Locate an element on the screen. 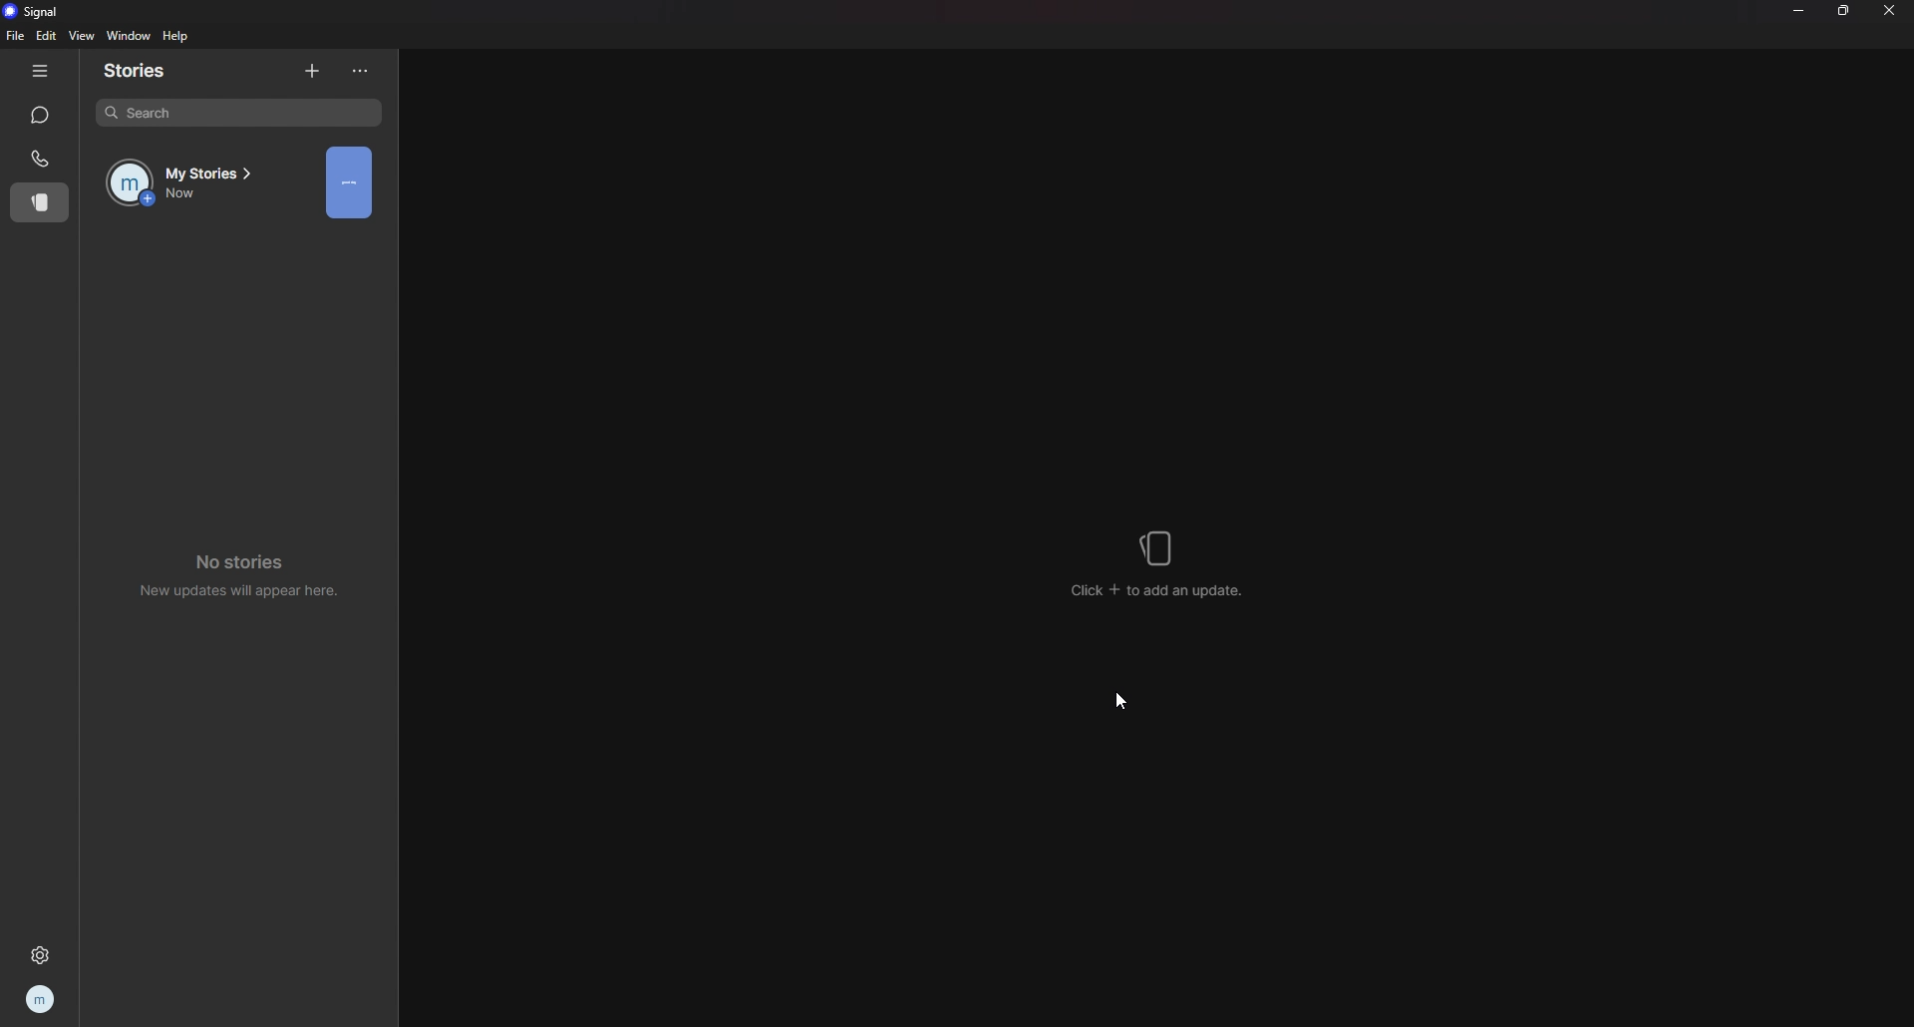 This screenshot has width=1914, height=1027. profile is located at coordinates (42, 999).